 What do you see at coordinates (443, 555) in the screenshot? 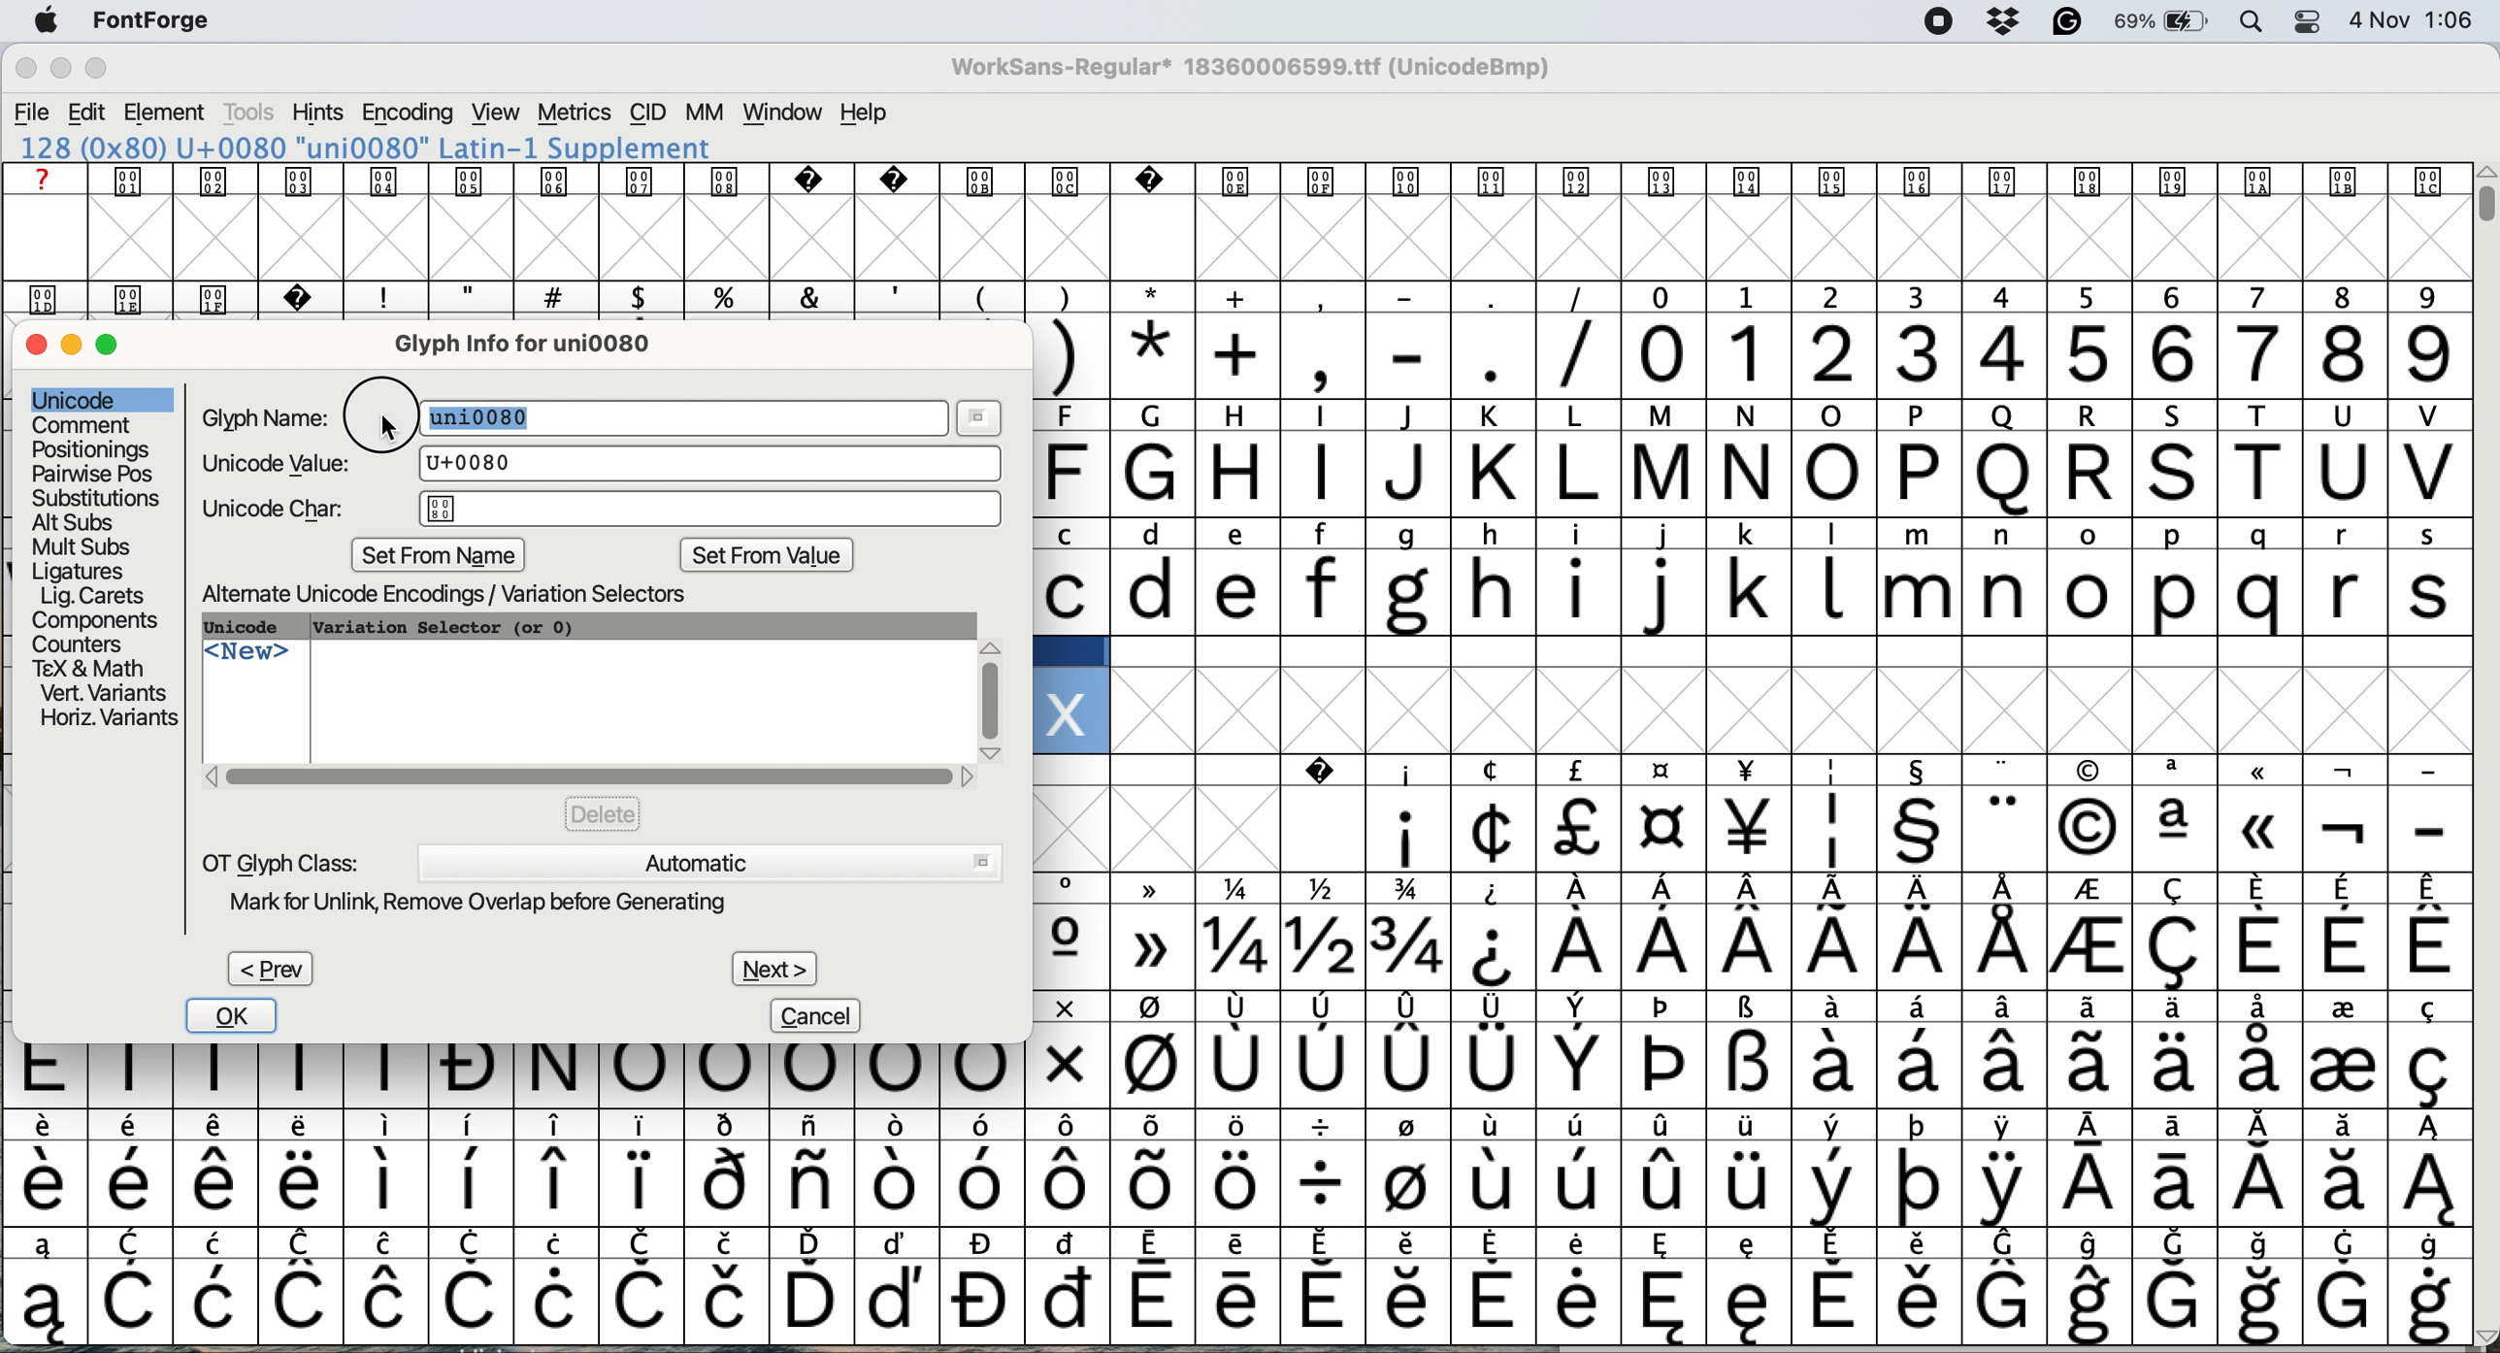
I see `set from name` at bounding box center [443, 555].